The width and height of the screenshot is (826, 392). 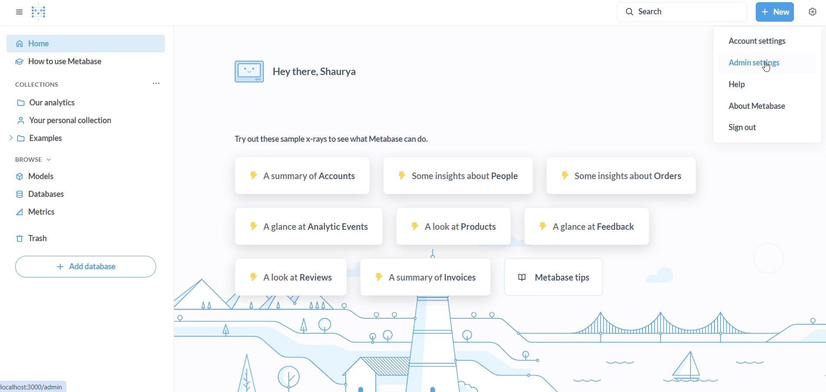 What do you see at coordinates (310, 226) in the screenshot?
I see `Aglance at Analytic Events` at bounding box center [310, 226].